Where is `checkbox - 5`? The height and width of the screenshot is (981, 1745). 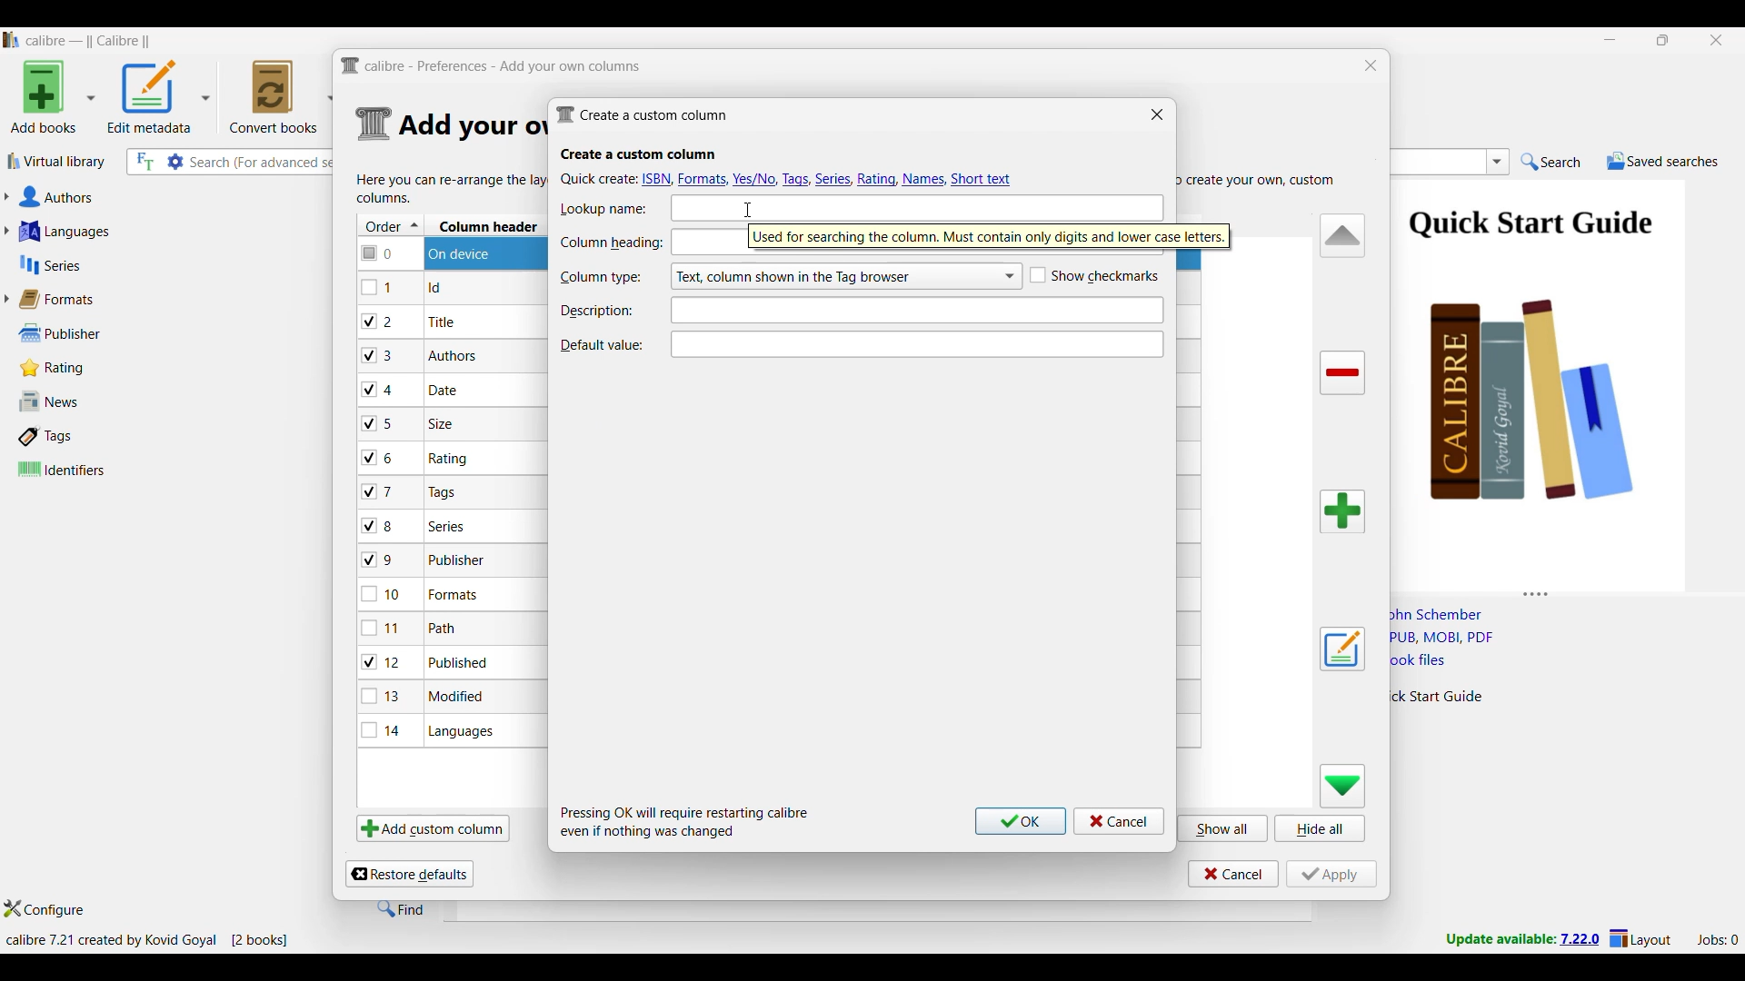 checkbox - 5 is located at coordinates (384, 422).